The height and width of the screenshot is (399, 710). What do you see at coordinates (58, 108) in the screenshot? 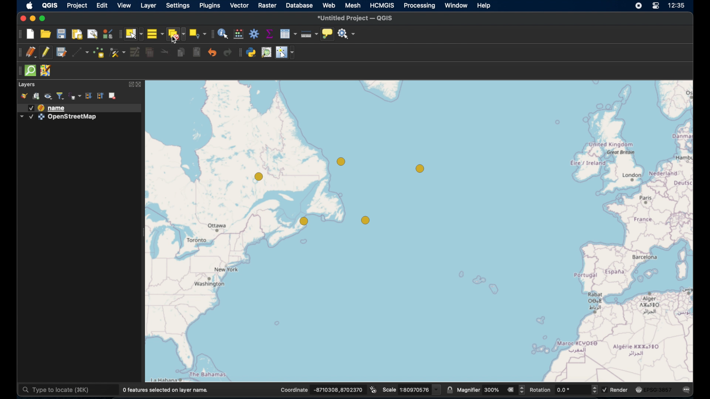
I see `name` at bounding box center [58, 108].